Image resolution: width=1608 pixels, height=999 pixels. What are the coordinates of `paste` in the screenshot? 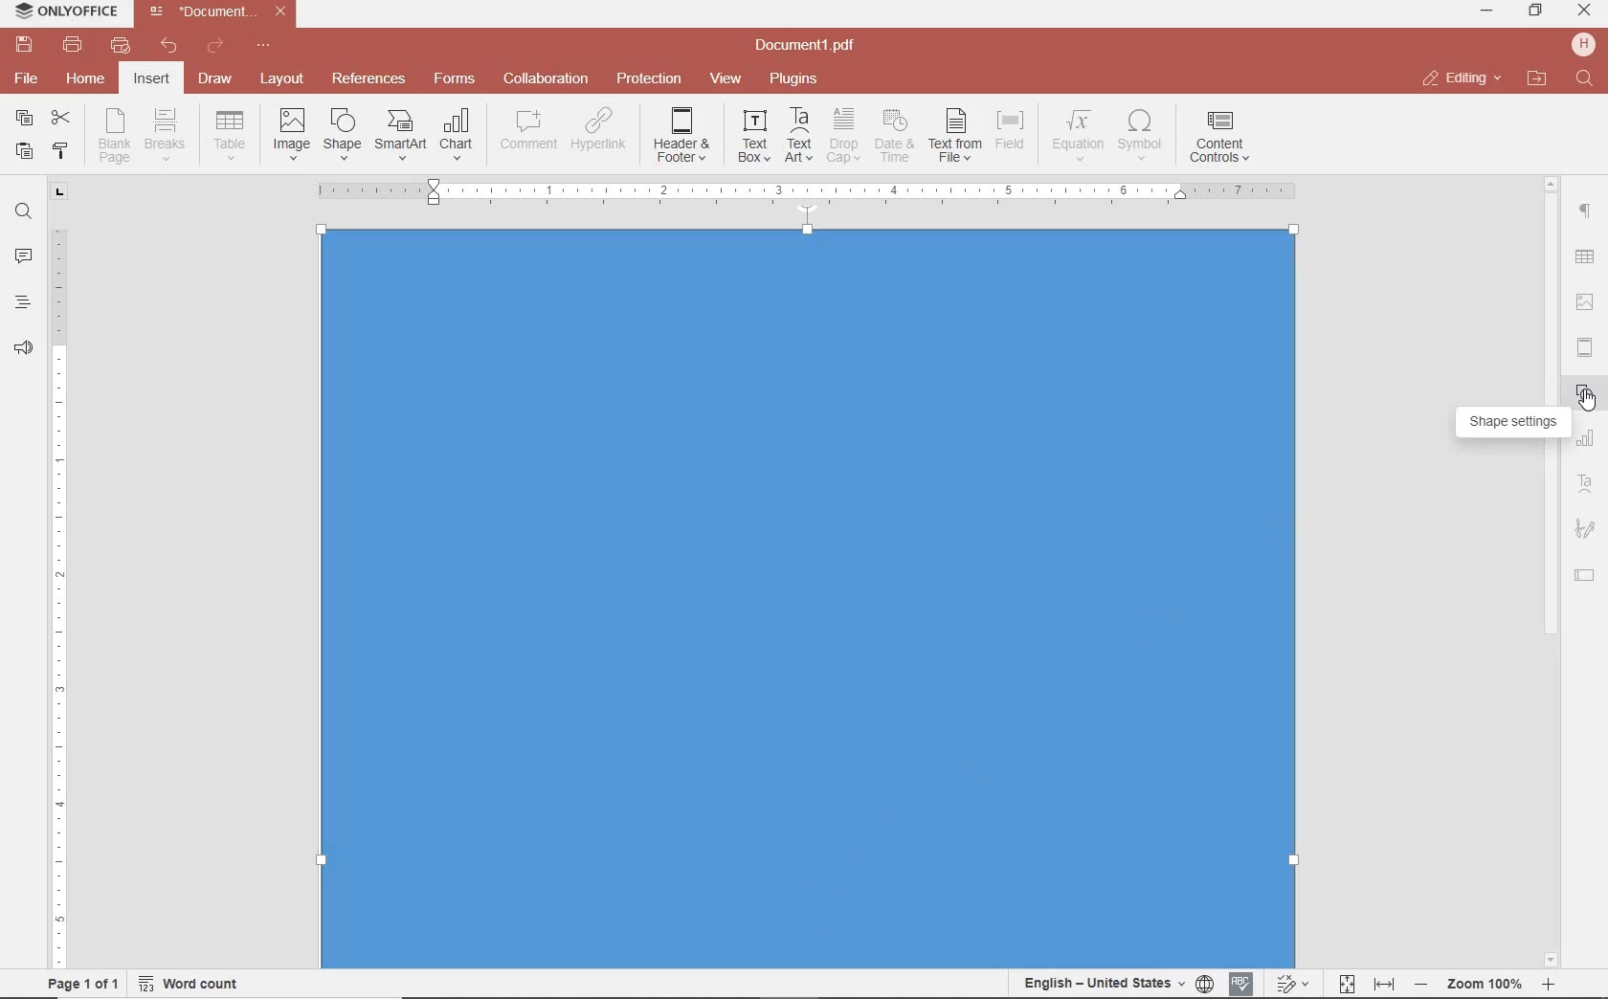 It's located at (22, 150).